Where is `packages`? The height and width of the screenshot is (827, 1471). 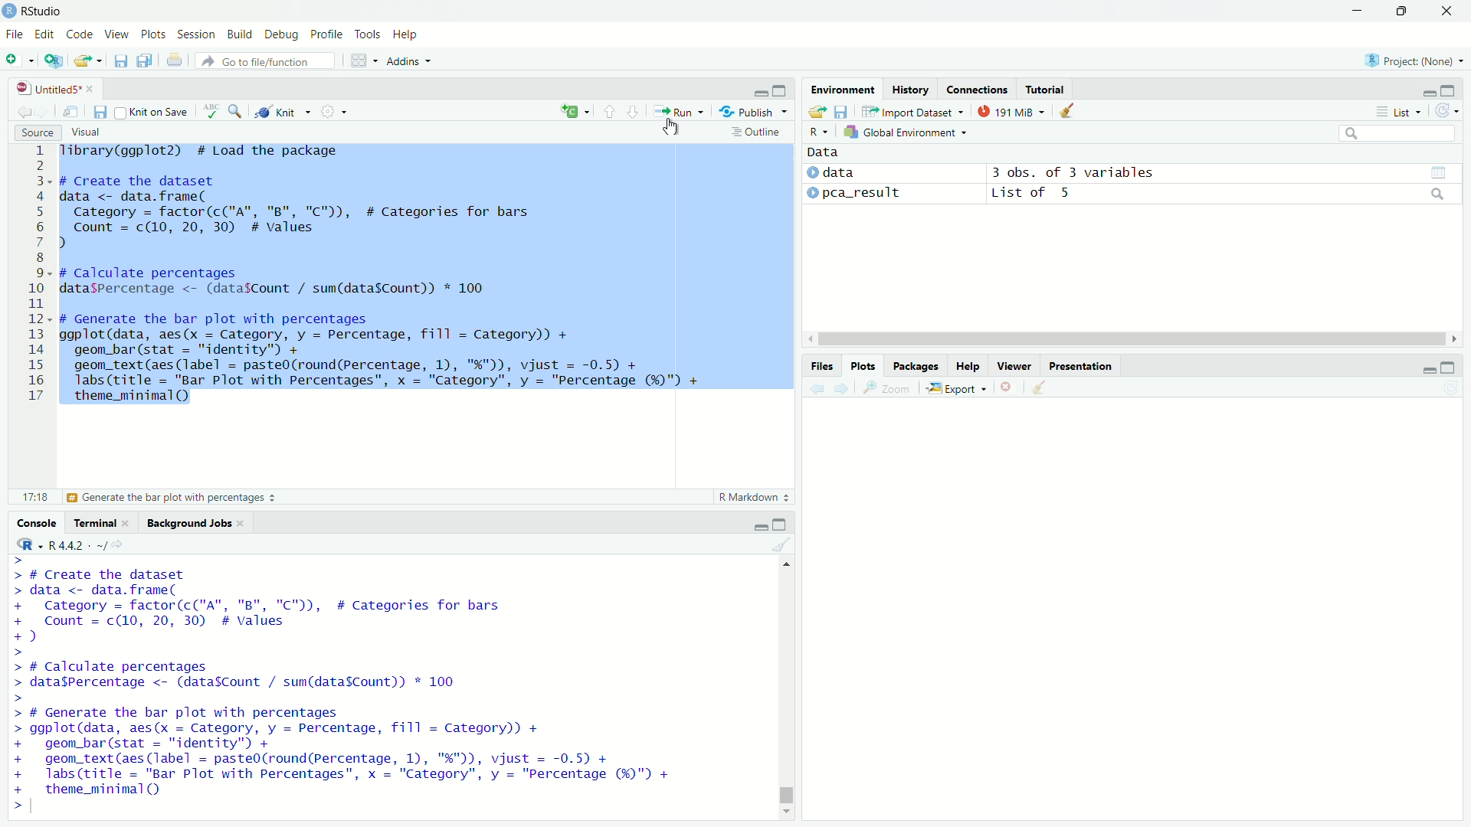
packages is located at coordinates (917, 366).